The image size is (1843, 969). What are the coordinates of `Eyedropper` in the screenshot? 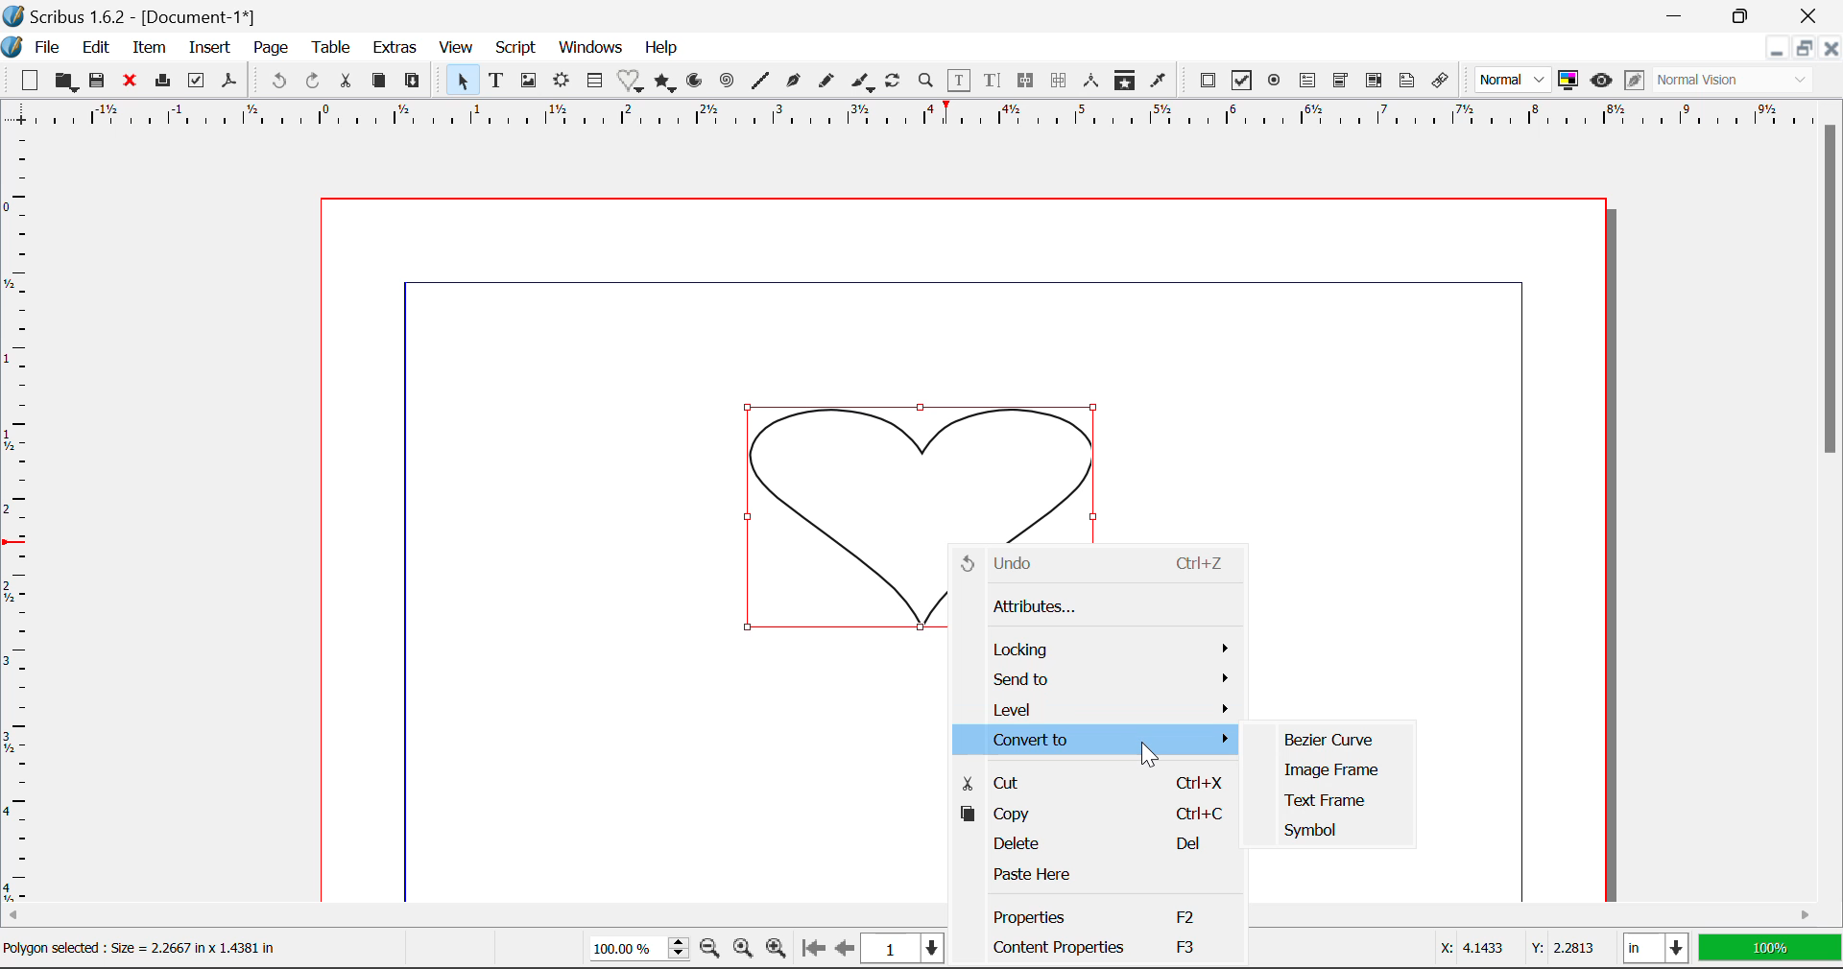 It's located at (1159, 81).